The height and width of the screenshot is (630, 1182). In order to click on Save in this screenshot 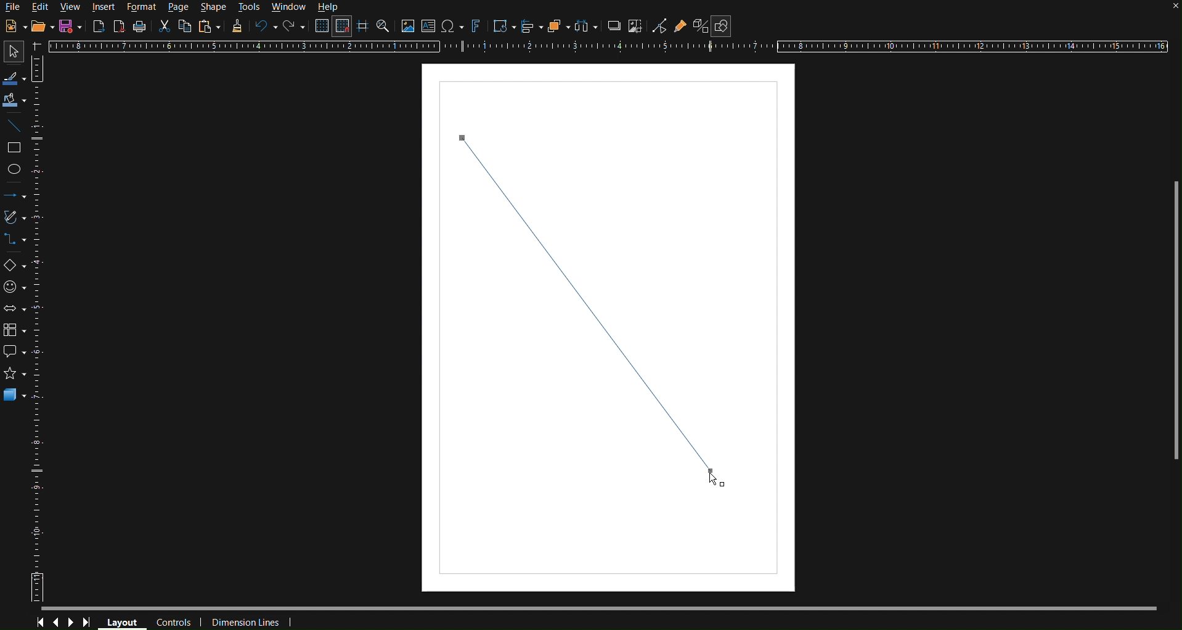, I will do `click(67, 27)`.